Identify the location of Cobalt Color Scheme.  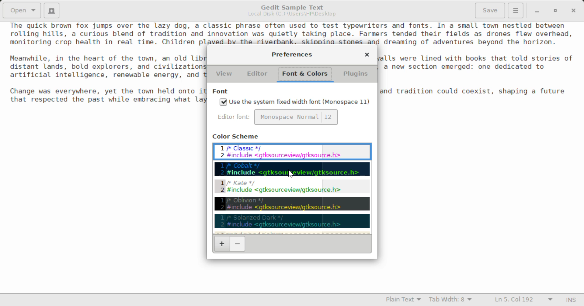
(291, 168).